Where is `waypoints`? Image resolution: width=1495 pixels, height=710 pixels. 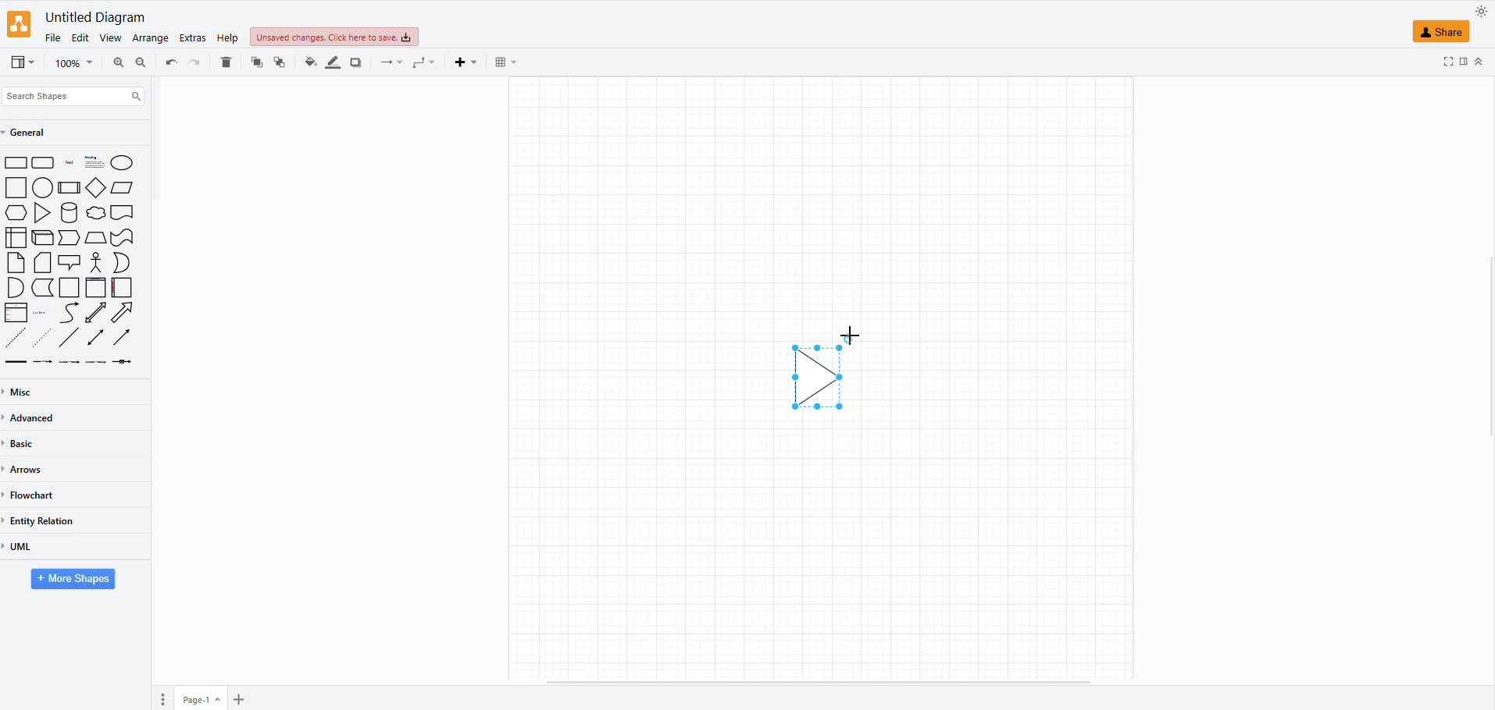 waypoints is located at coordinates (422, 65).